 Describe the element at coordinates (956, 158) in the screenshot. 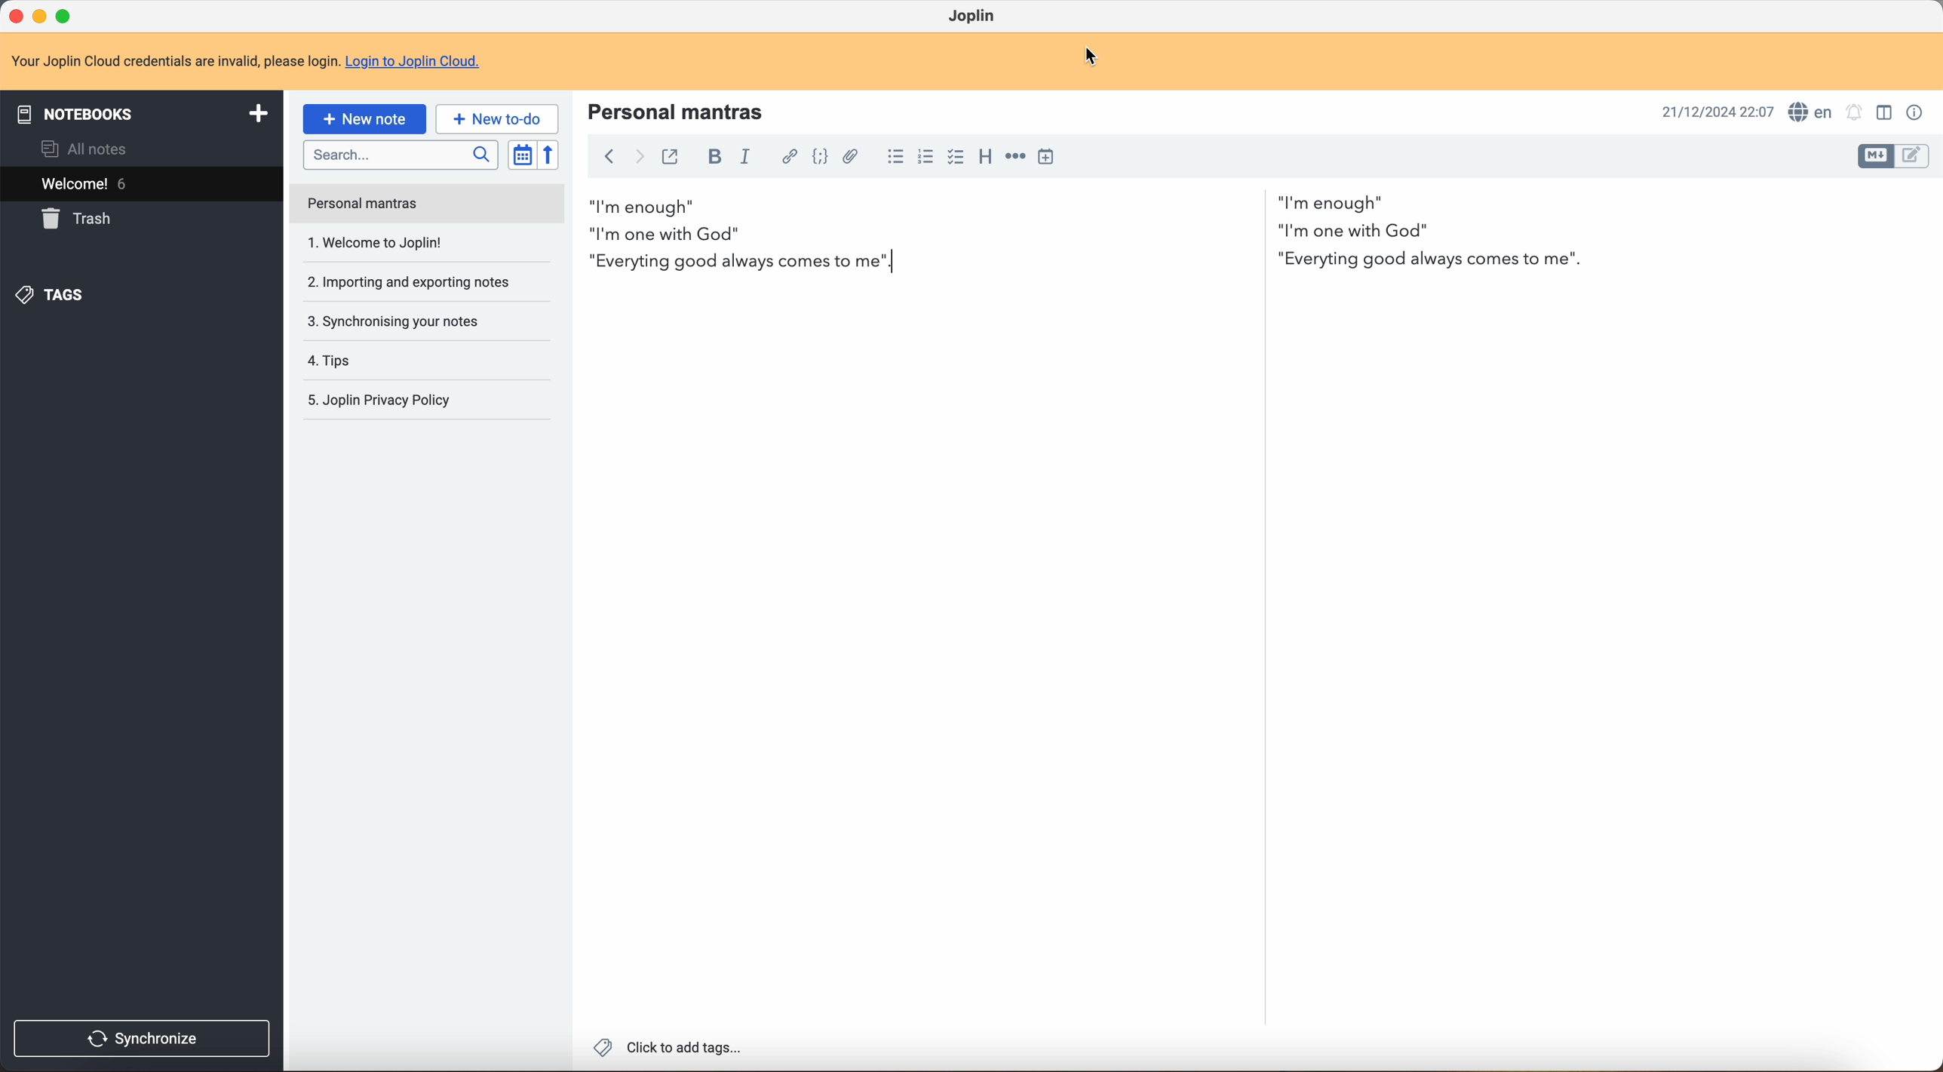

I see `checkbox` at that location.